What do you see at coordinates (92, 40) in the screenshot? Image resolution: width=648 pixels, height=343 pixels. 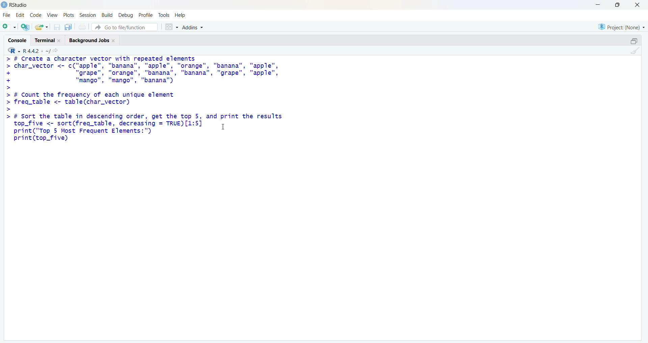 I see `Background Jobs` at bounding box center [92, 40].